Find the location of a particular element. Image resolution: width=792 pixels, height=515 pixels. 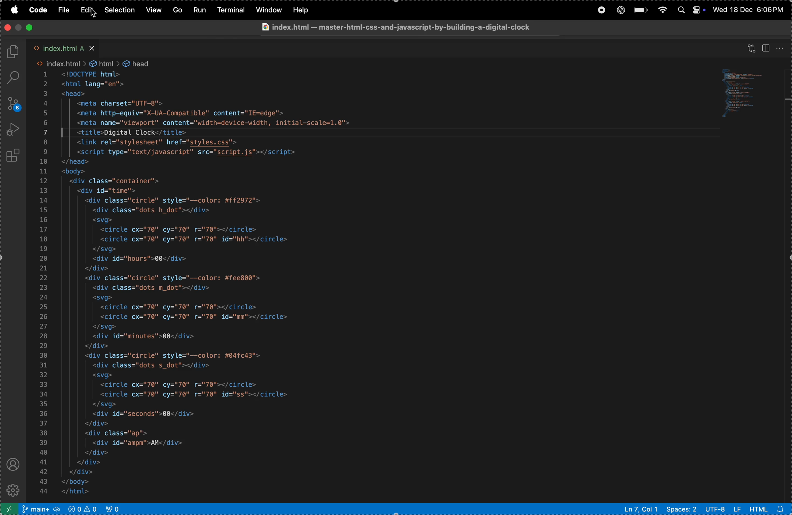

record is located at coordinates (599, 10).